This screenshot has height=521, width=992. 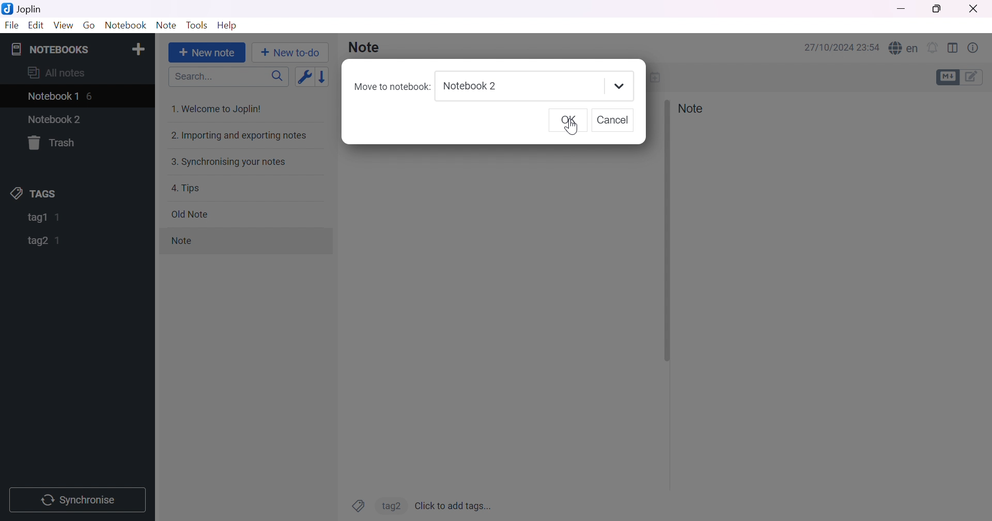 I want to click on Note, so click(x=365, y=48).